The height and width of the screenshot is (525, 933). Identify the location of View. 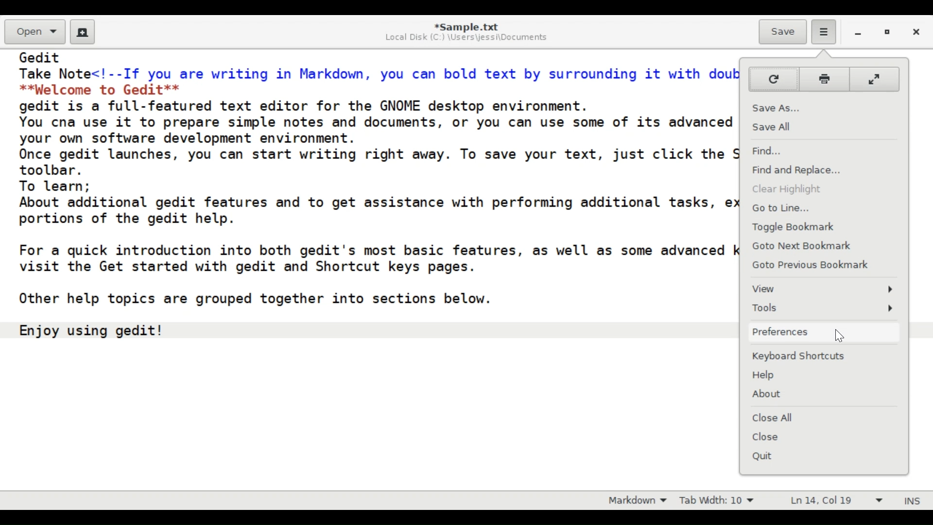
(823, 290).